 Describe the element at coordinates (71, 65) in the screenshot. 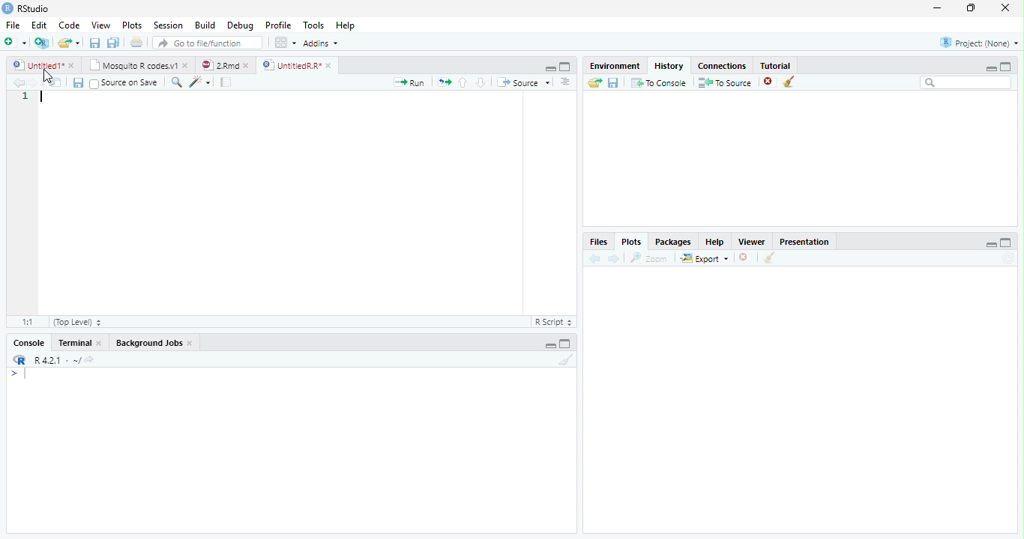

I see `close` at that location.